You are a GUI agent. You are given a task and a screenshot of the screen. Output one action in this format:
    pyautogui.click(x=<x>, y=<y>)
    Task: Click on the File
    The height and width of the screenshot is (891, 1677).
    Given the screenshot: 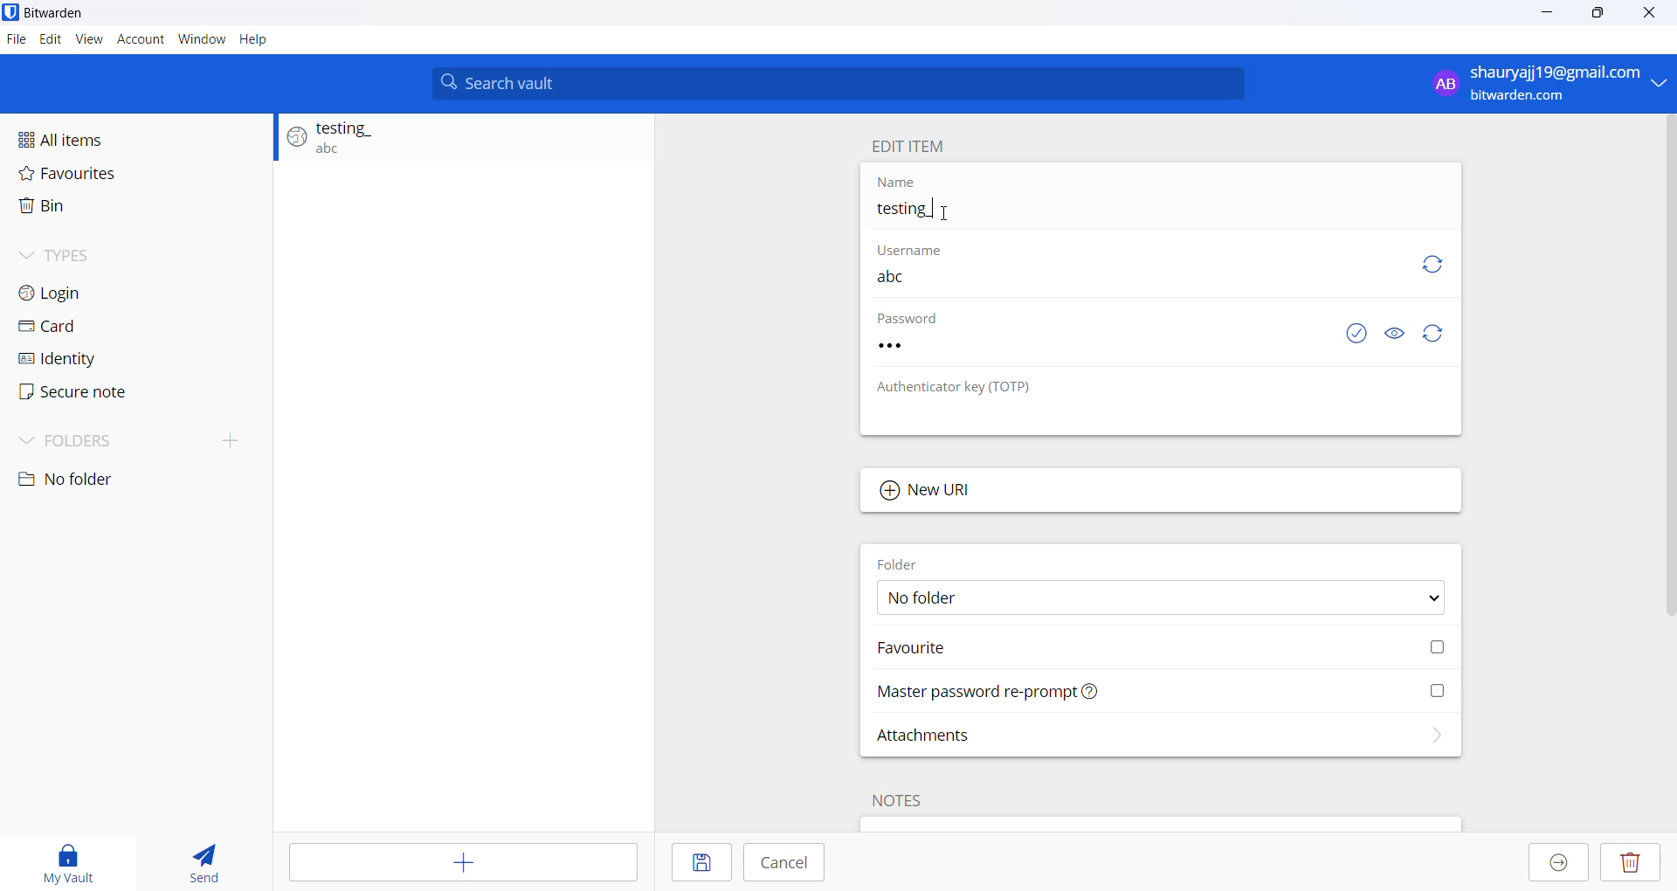 What is the action you would take?
    pyautogui.click(x=17, y=41)
    